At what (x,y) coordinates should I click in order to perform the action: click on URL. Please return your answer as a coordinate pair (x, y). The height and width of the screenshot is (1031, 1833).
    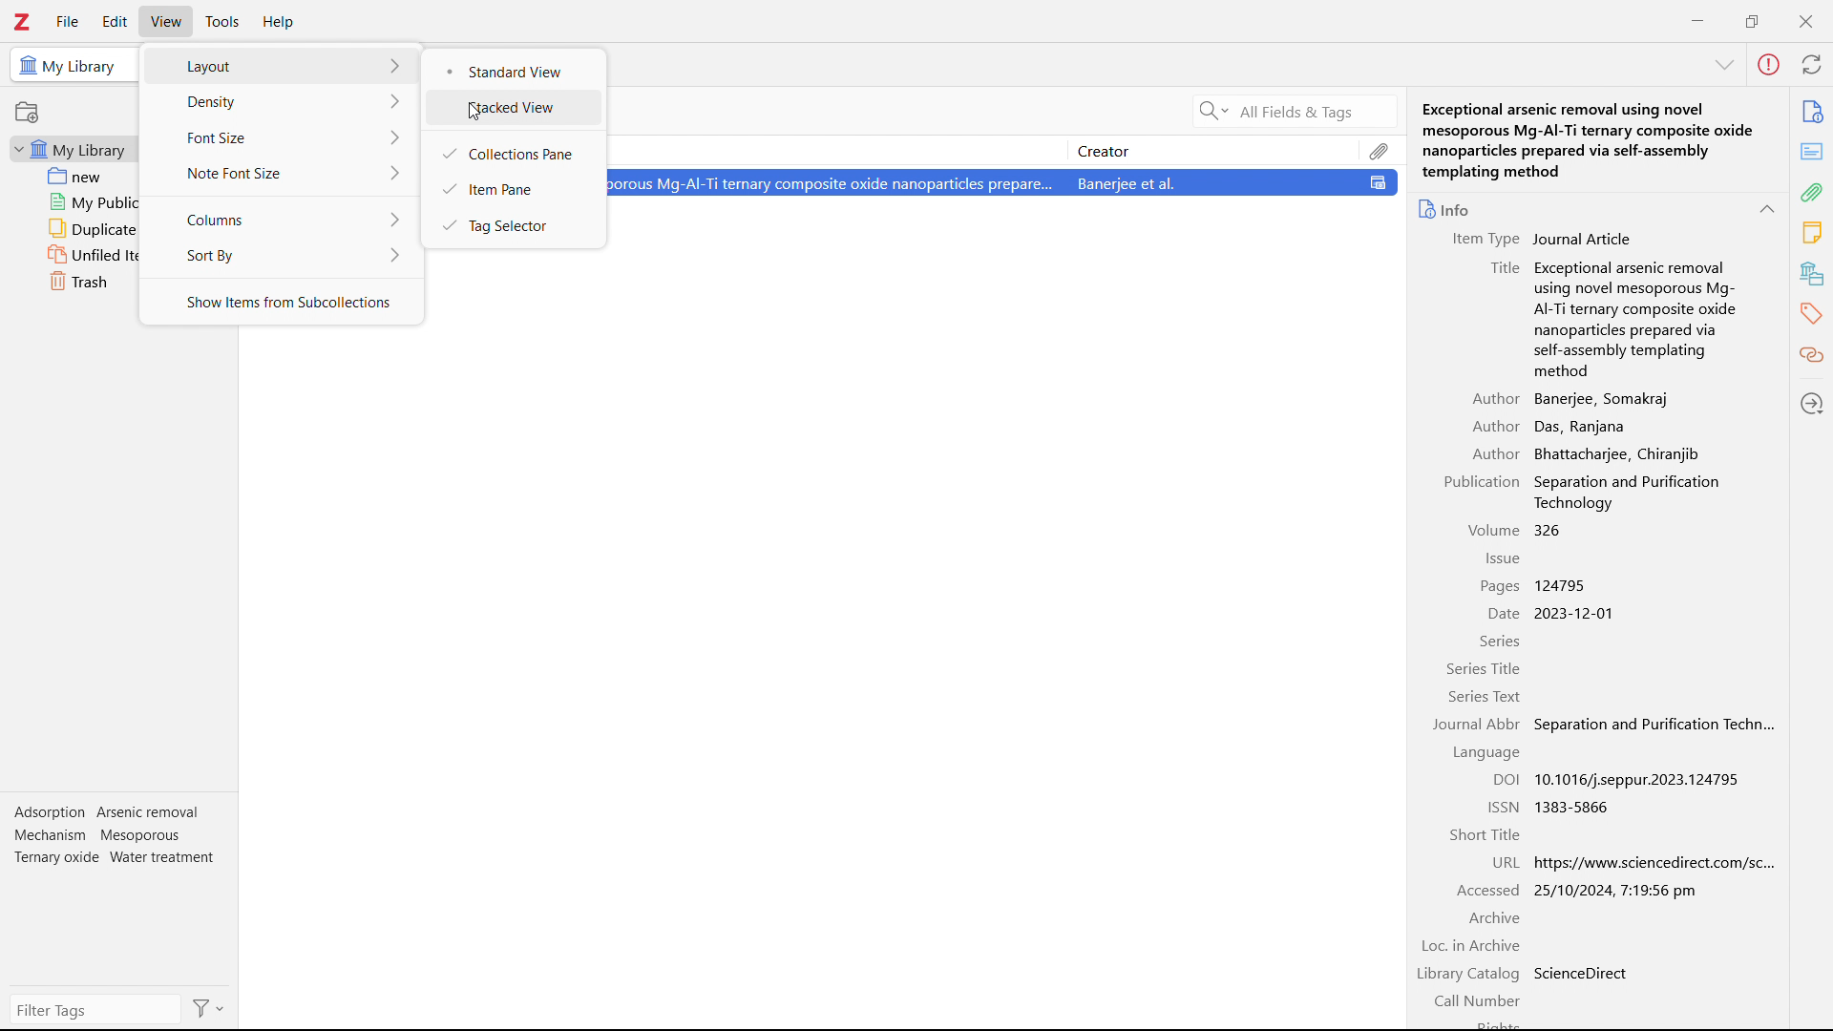
    Looking at the image, I should click on (1503, 862).